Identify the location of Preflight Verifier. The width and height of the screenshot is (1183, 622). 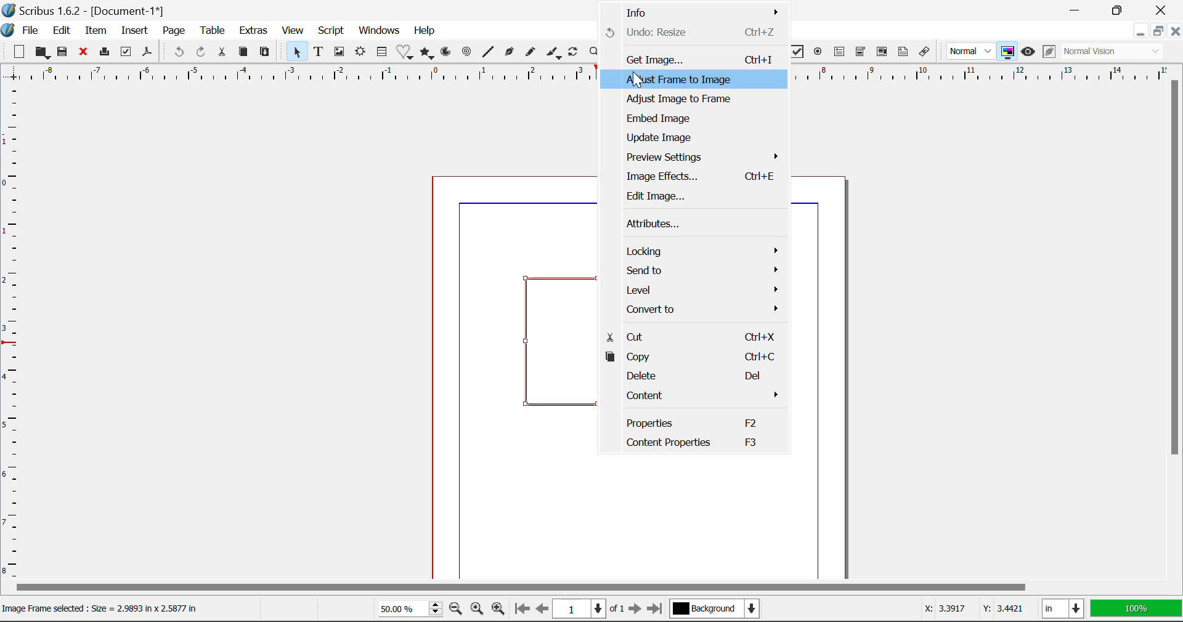
(126, 52).